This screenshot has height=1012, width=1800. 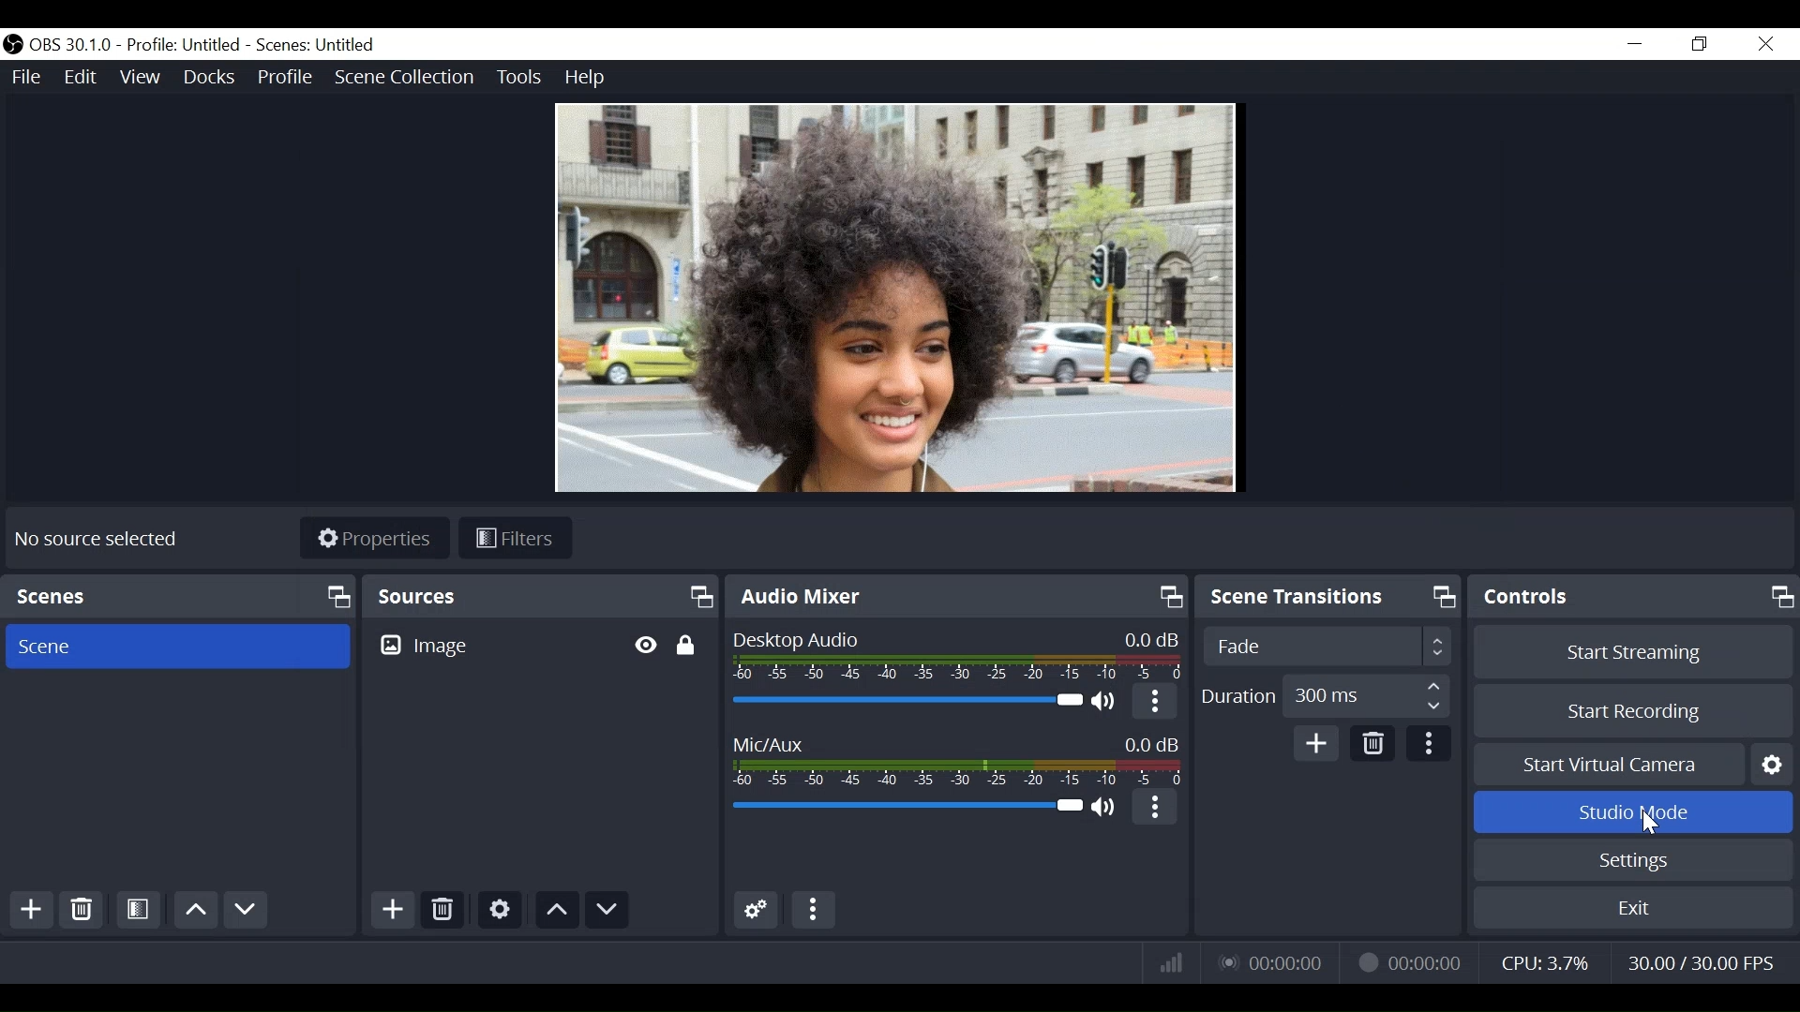 What do you see at coordinates (391, 909) in the screenshot?
I see `Add` at bounding box center [391, 909].